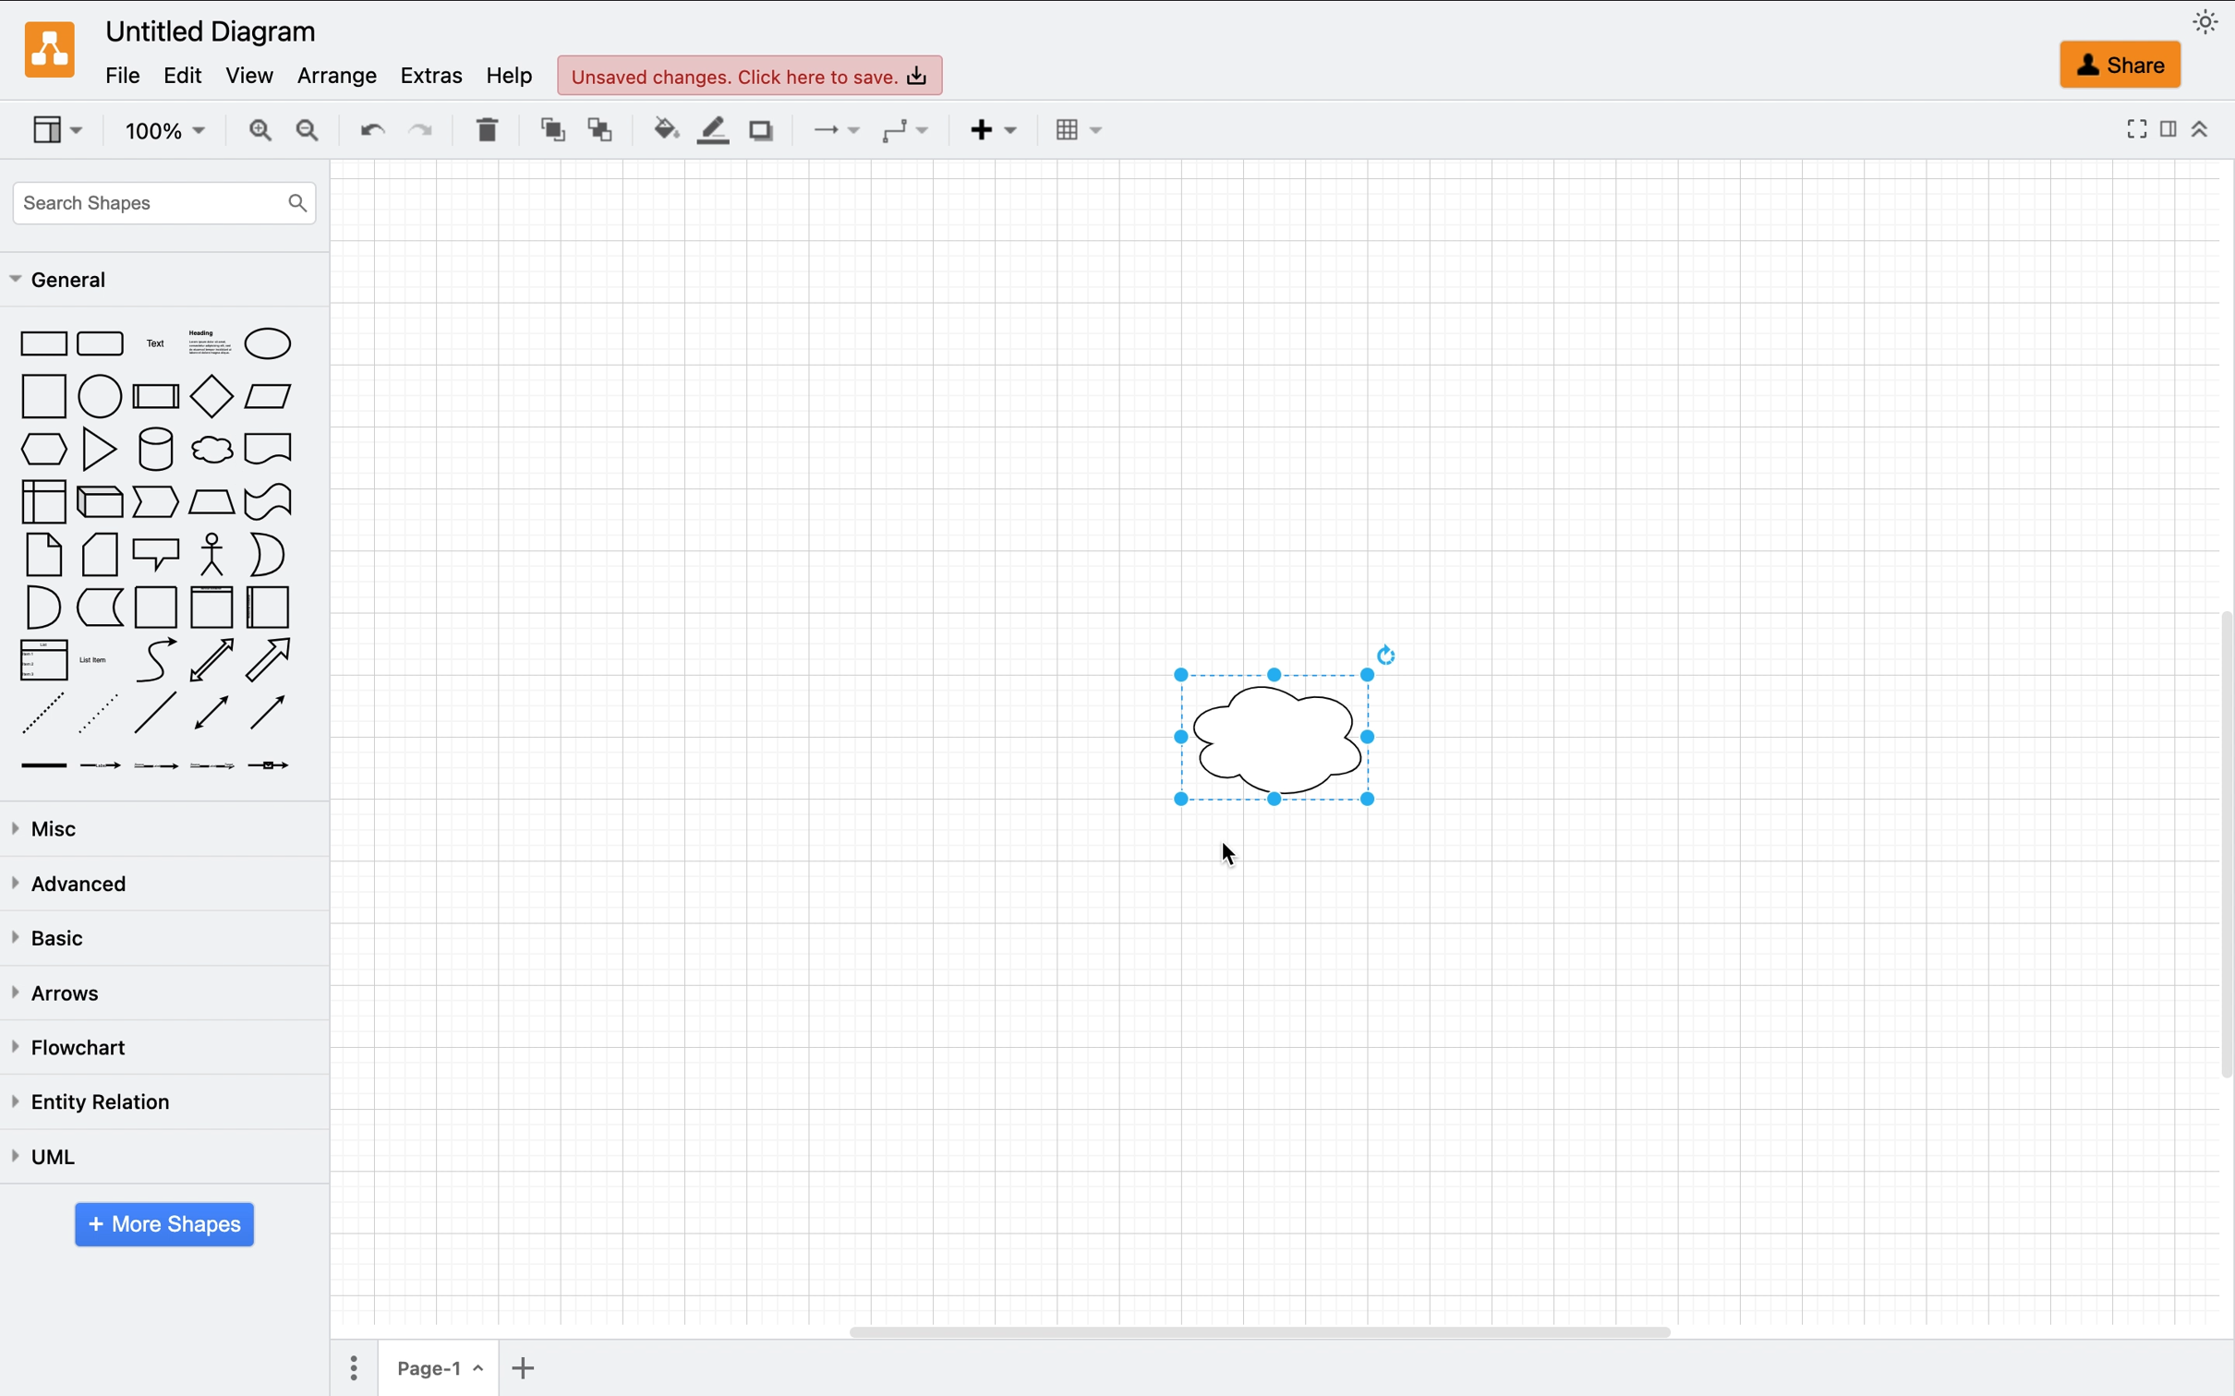 The width and height of the screenshot is (2235, 1396). I want to click on vertical page scroll bar, so click(2208, 843).